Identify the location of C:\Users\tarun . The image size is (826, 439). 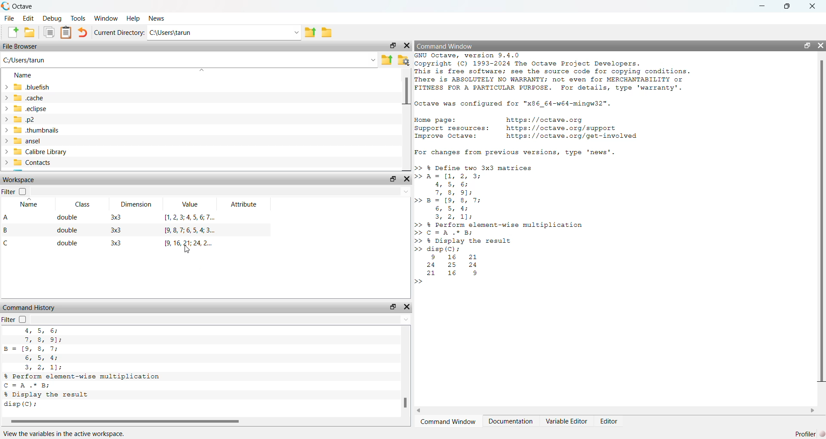
(224, 33).